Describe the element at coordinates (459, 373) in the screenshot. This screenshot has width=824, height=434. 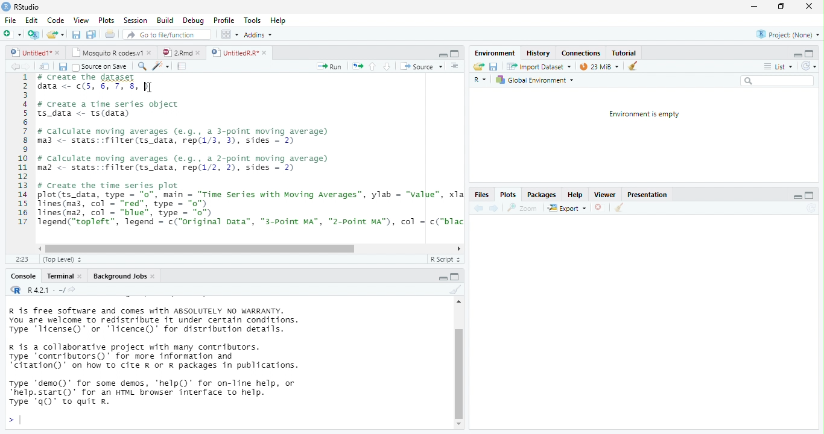
I see `vertical scrollbar` at that location.